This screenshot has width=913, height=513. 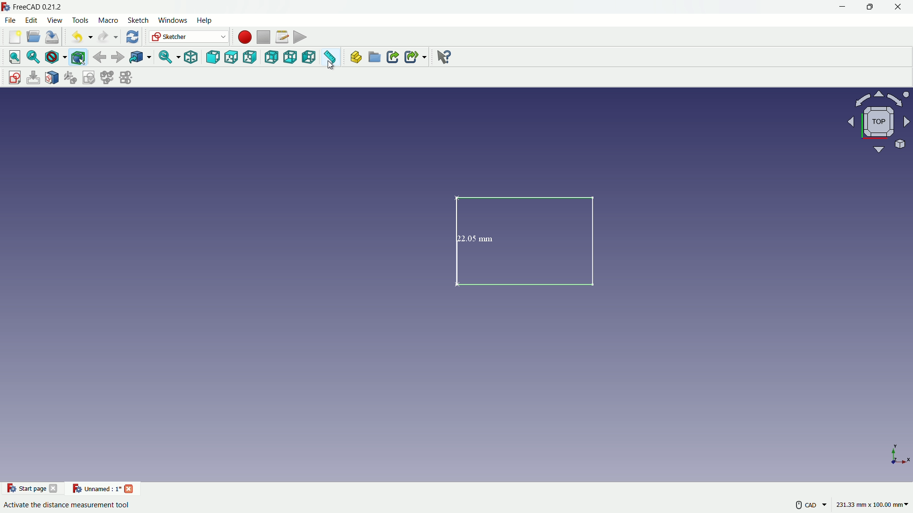 What do you see at coordinates (205, 21) in the screenshot?
I see `help menu` at bounding box center [205, 21].